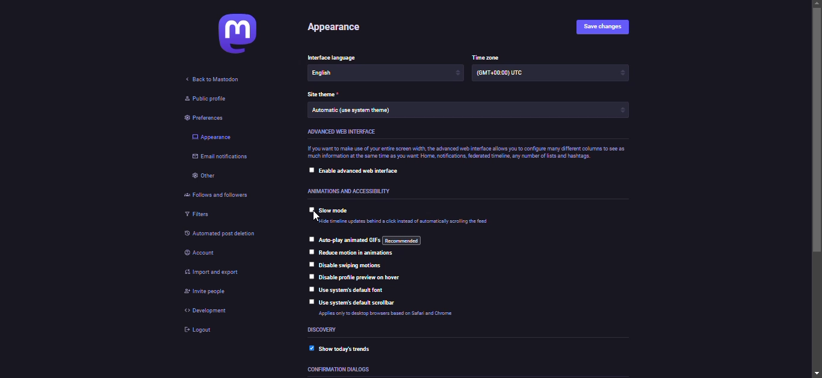 This screenshot has width=822, height=378. I want to click on automated post deletion, so click(223, 234).